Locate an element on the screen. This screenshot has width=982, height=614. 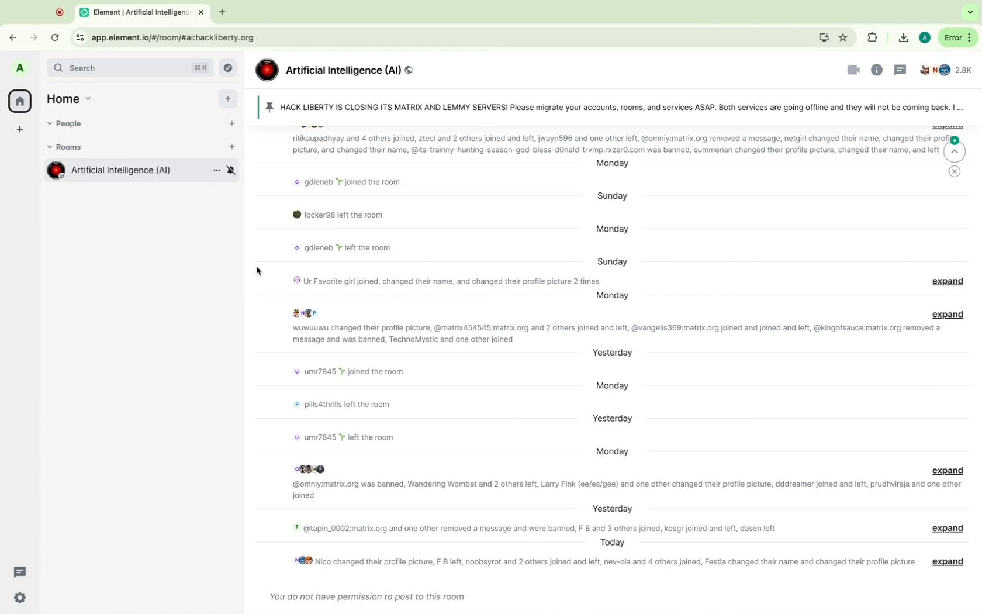
videocalls is located at coordinates (848, 71).